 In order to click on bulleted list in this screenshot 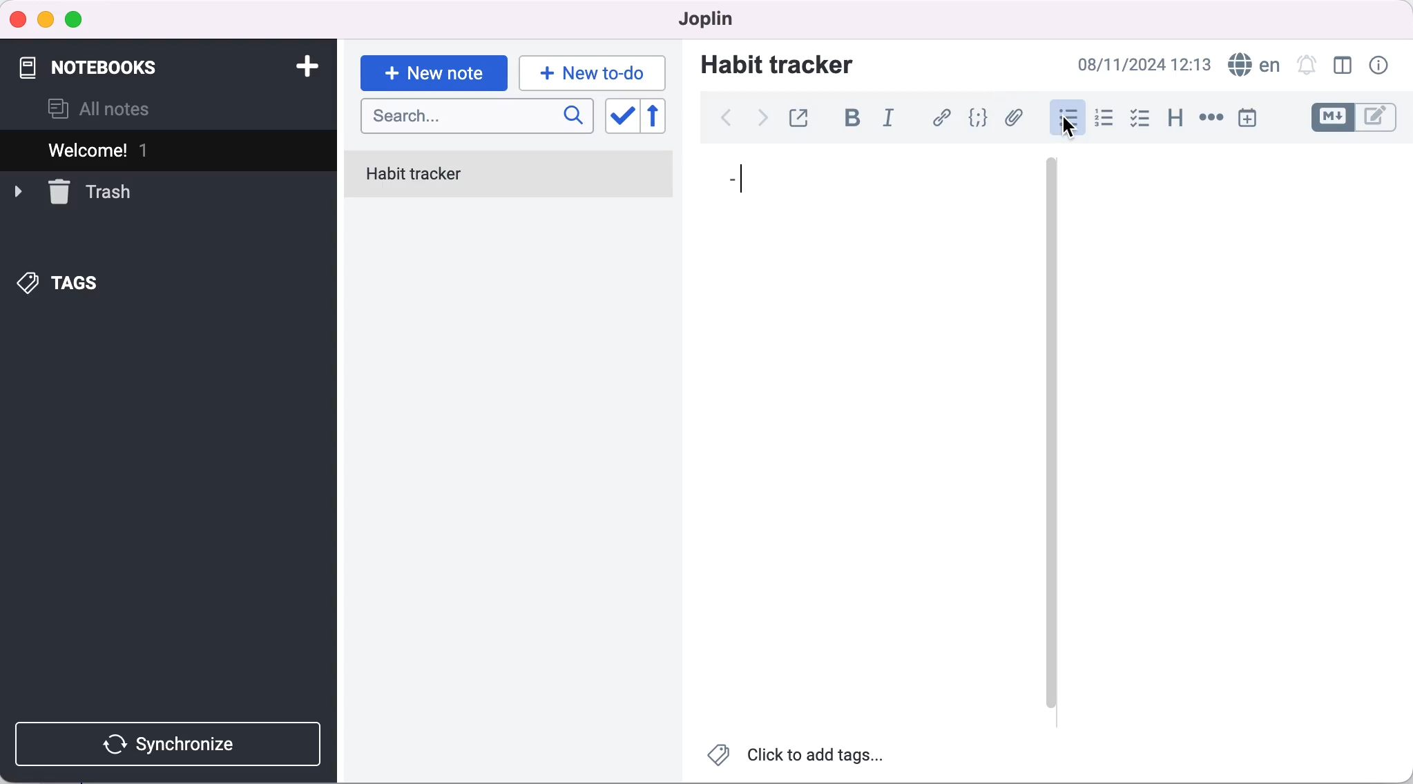, I will do `click(1064, 119)`.